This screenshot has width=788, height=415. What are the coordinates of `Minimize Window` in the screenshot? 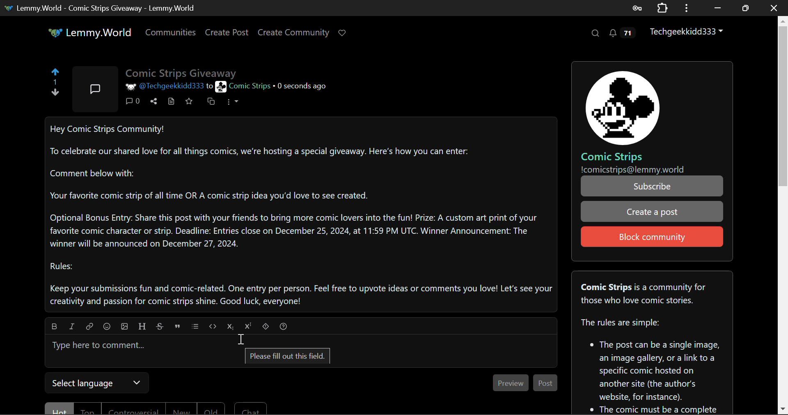 It's located at (745, 7).